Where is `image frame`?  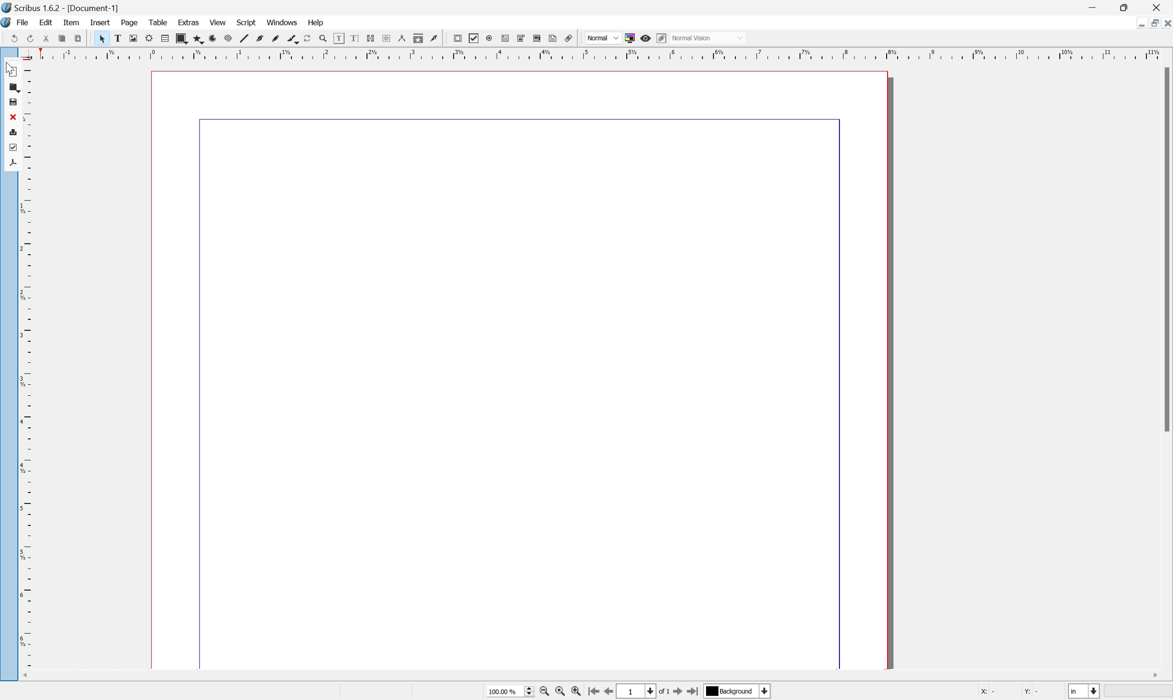 image frame is located at coordinates (244, 38).